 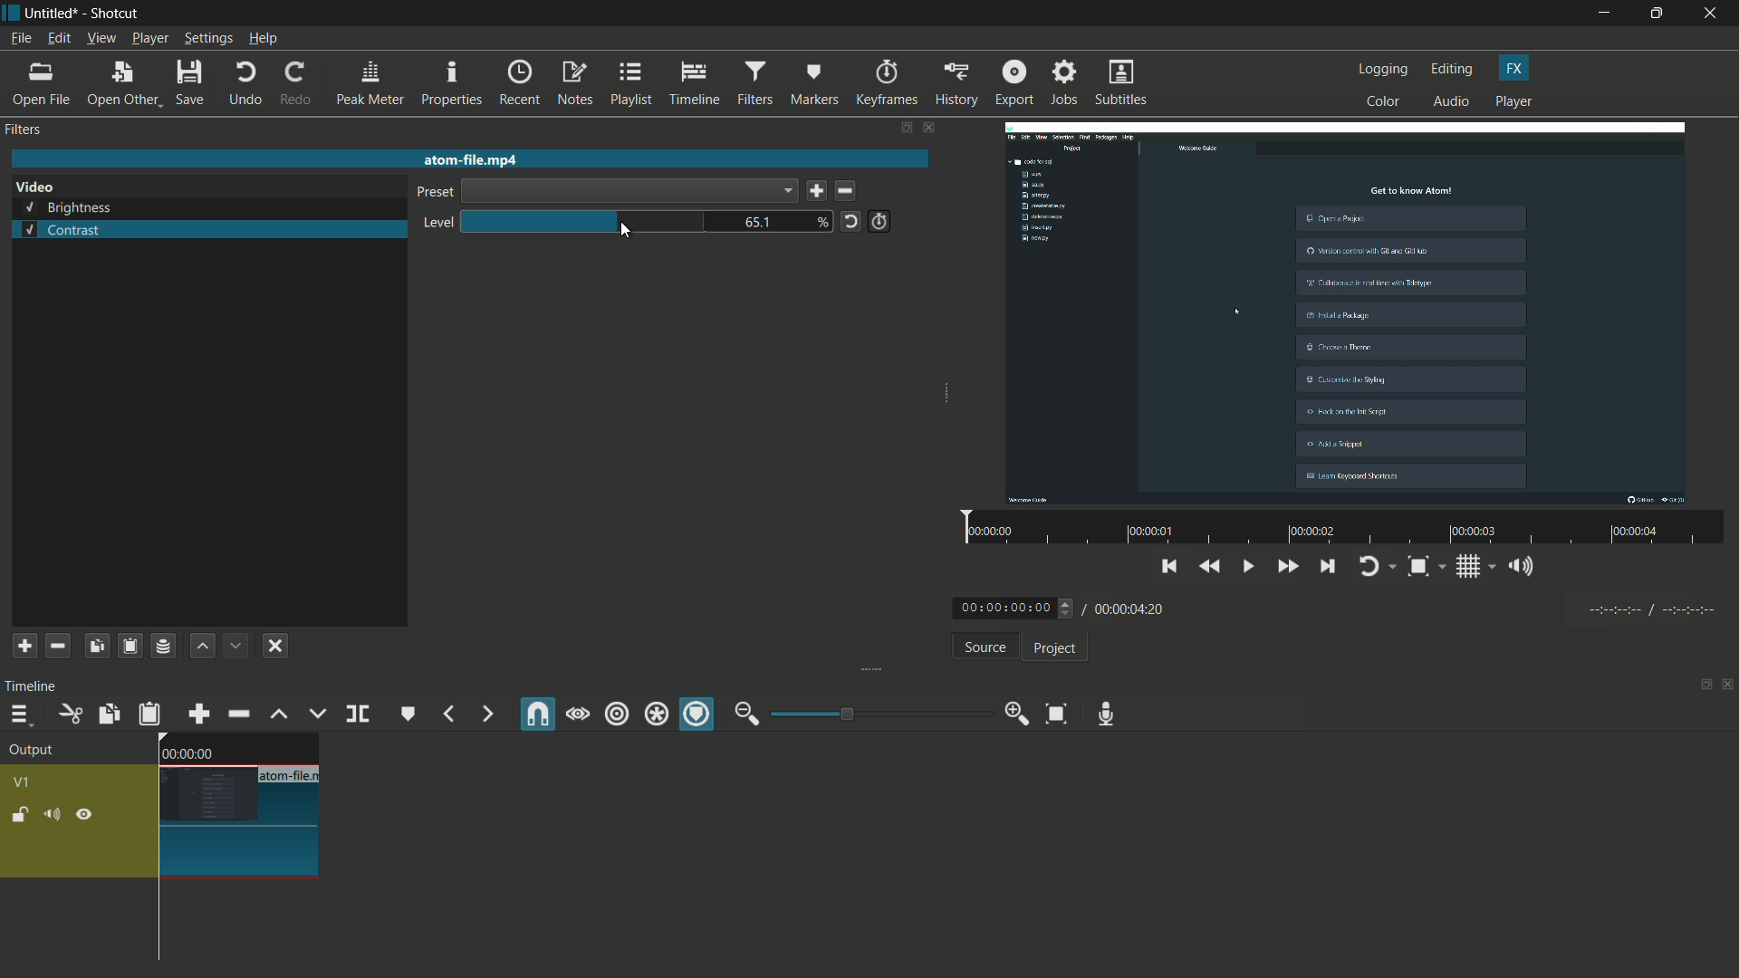 I want to click on timeline, so click(x=34, y=686).